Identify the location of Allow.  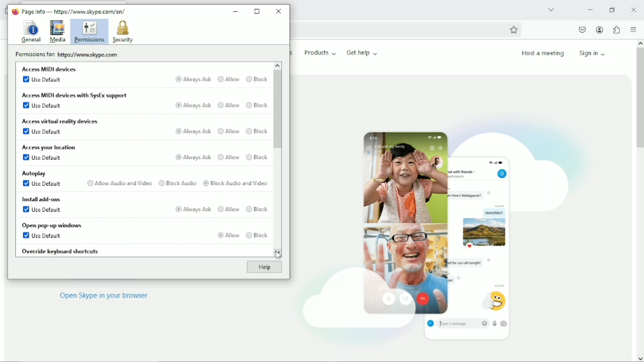
(228, 156).